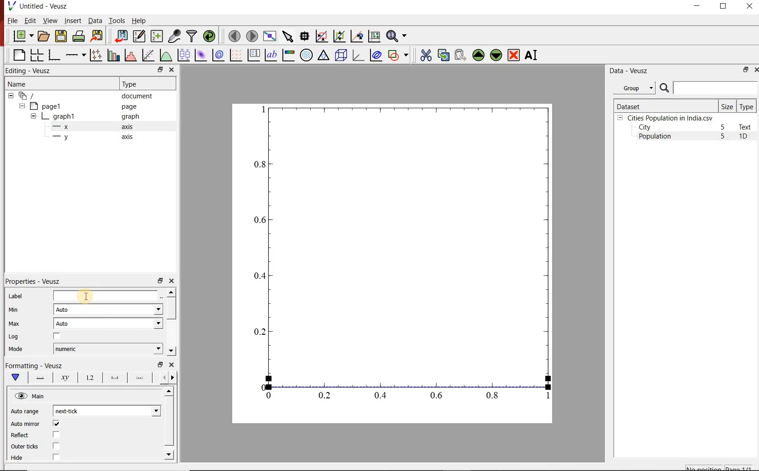  What do you see at coordinates (97, 37) in the screenshot?
I see `export to graphics format` at bounding box center [97, 37].